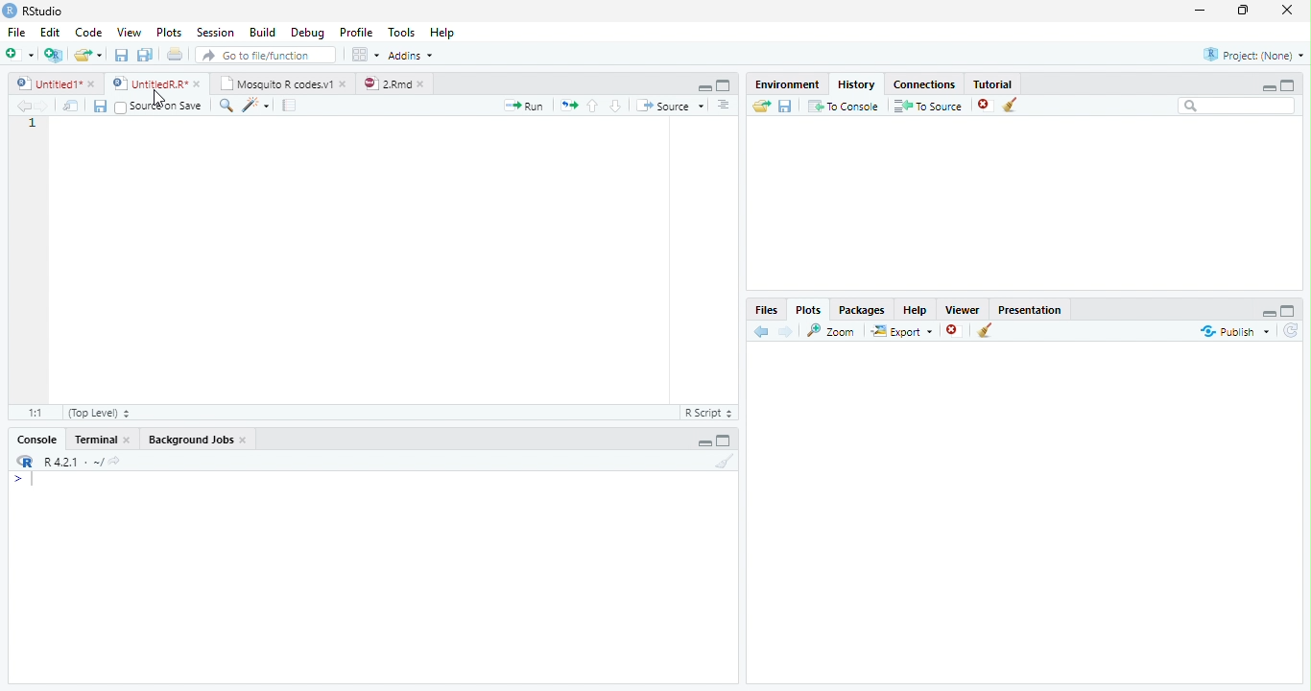  What do you see at coordinates (863, 309) in the screenshot?
I see `Packages` at bounding box center [863, 309].